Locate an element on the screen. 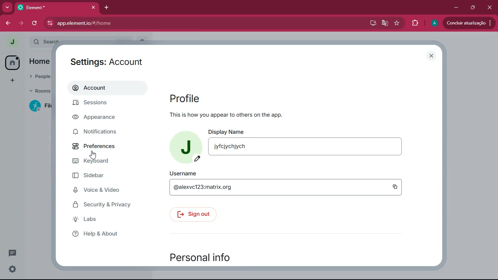  people is located at coordinates (39, 77).